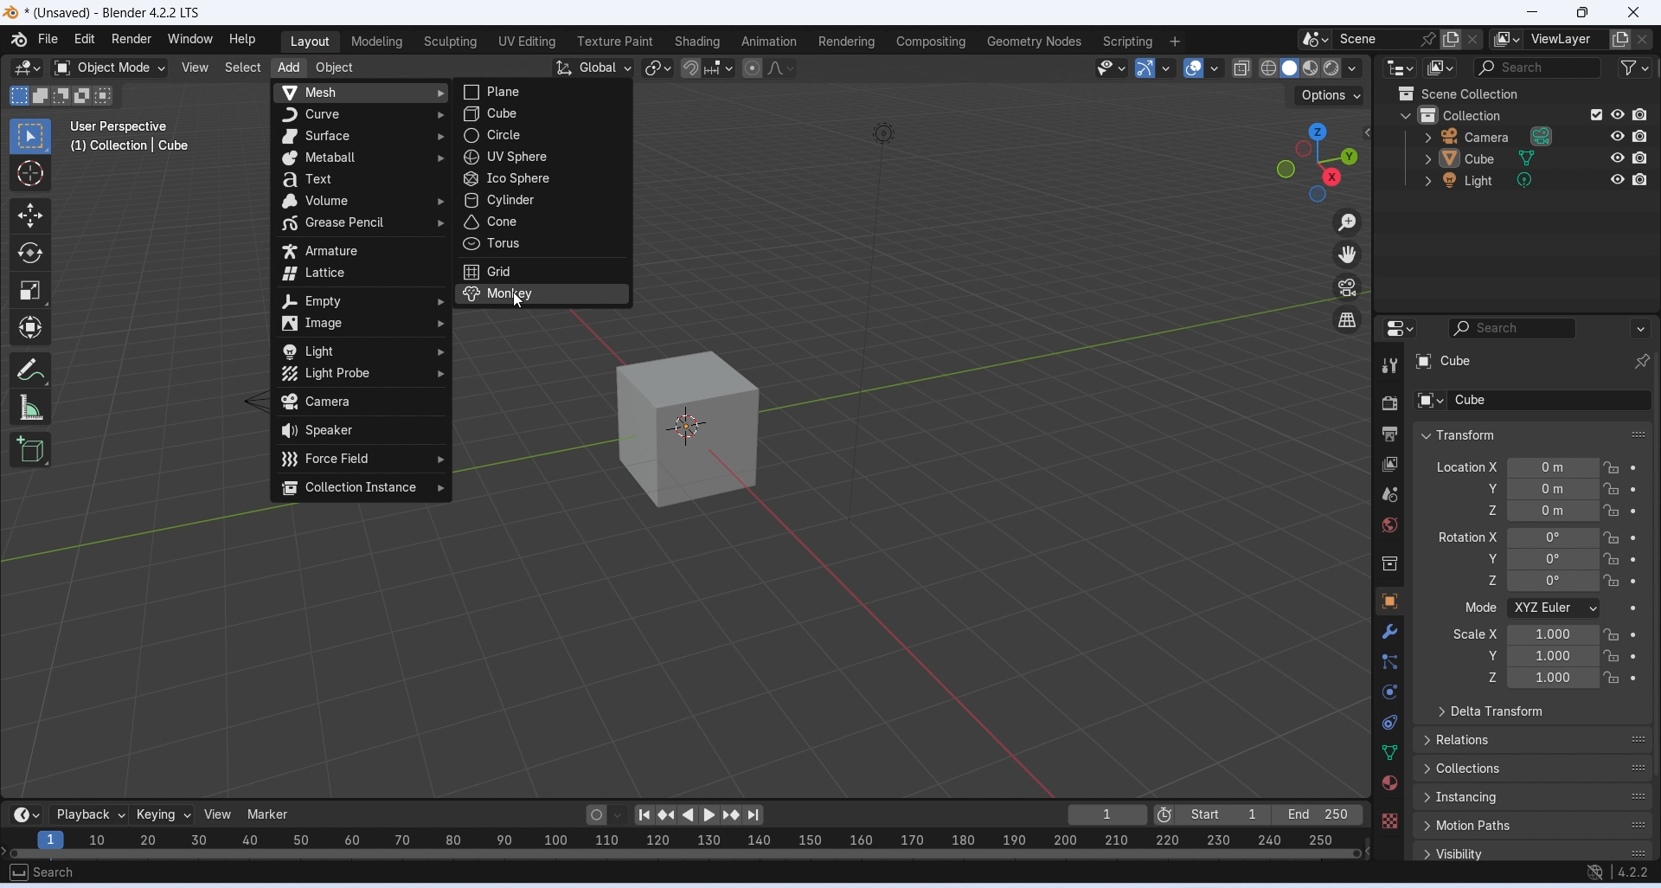 The height and width of the screenshot is (888, 1661). Describe the element at coordinates (1553, 538) in the screenshot. I see `euler rotation` at that location.